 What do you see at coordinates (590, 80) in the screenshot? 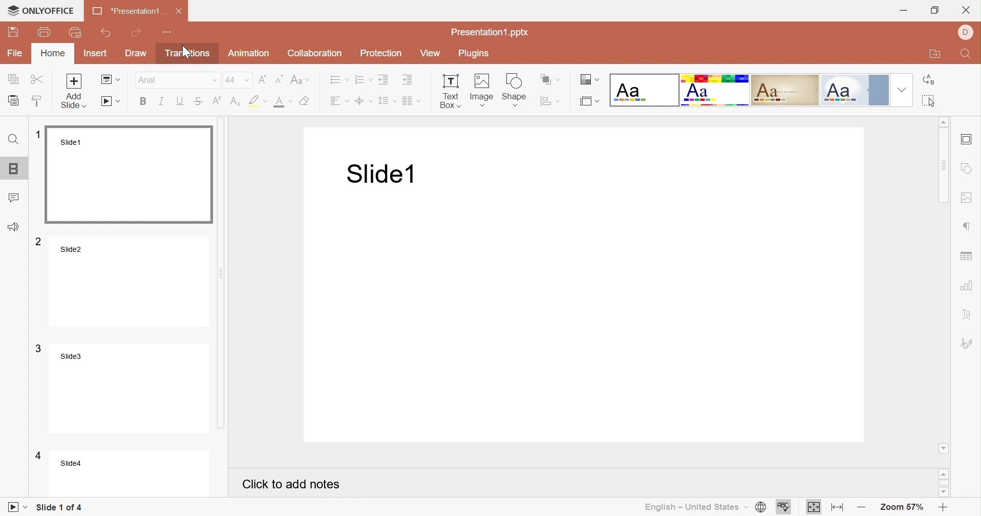
I see `Change color theme` at bounding box center [590, 80].